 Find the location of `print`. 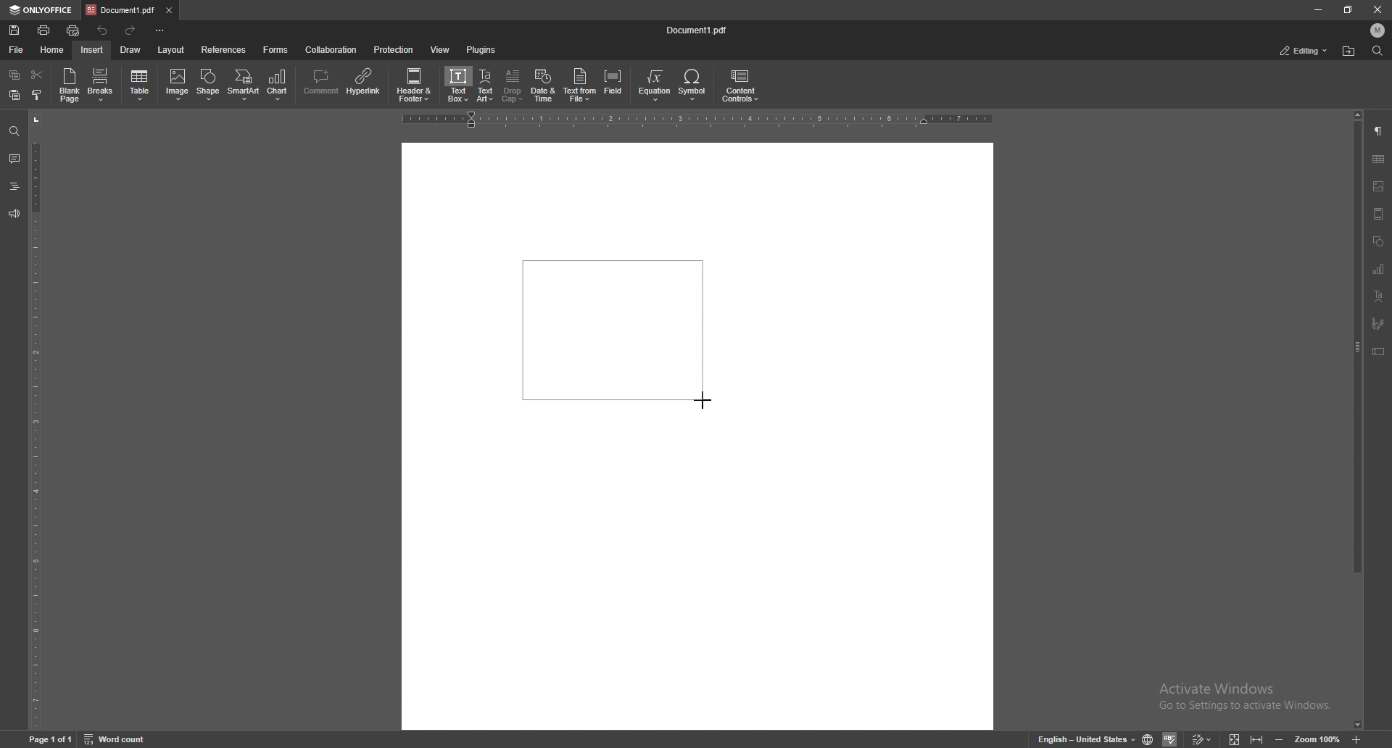

print is located at coordinates (43, 30).